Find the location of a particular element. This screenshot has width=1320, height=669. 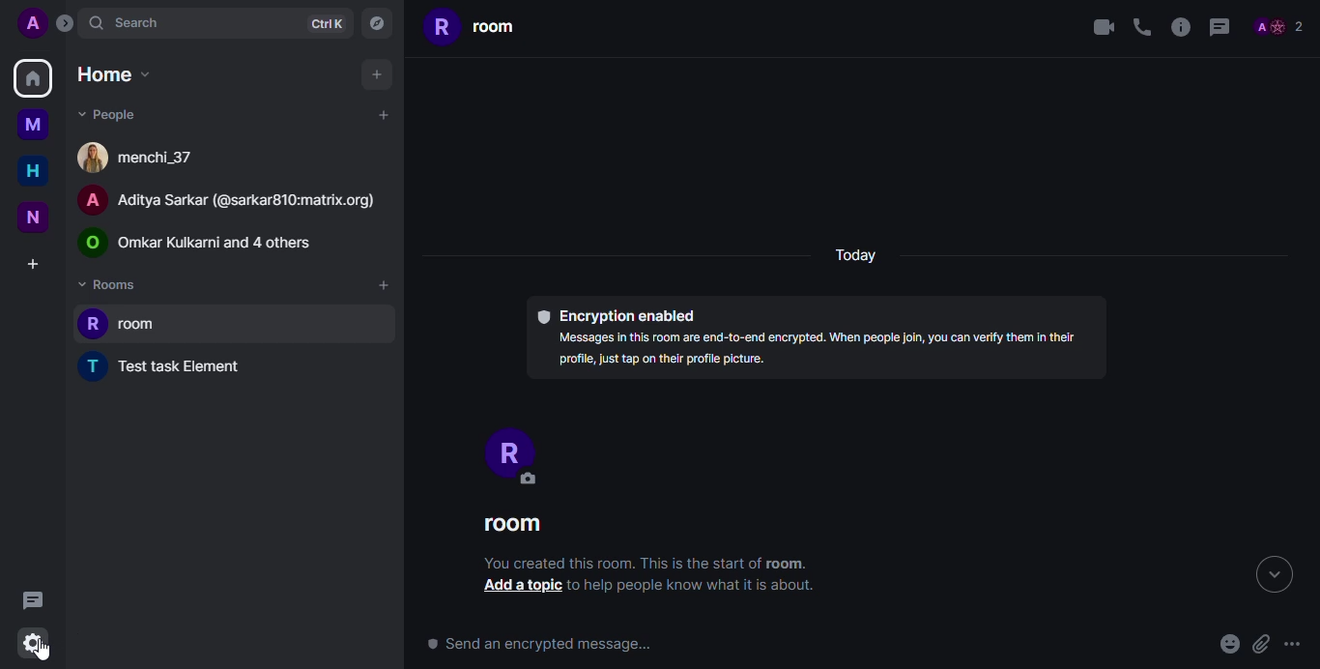

create a space is located at coordinates (32, 263).